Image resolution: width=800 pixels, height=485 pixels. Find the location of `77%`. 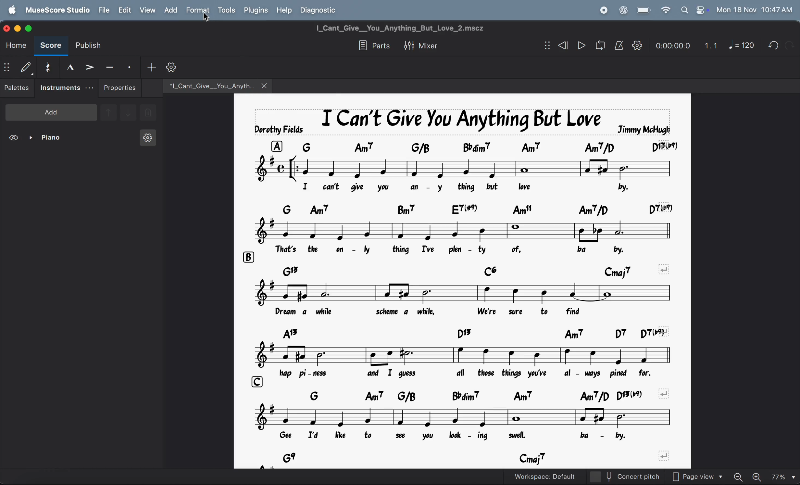

77% is located at coordinates (783, 476).